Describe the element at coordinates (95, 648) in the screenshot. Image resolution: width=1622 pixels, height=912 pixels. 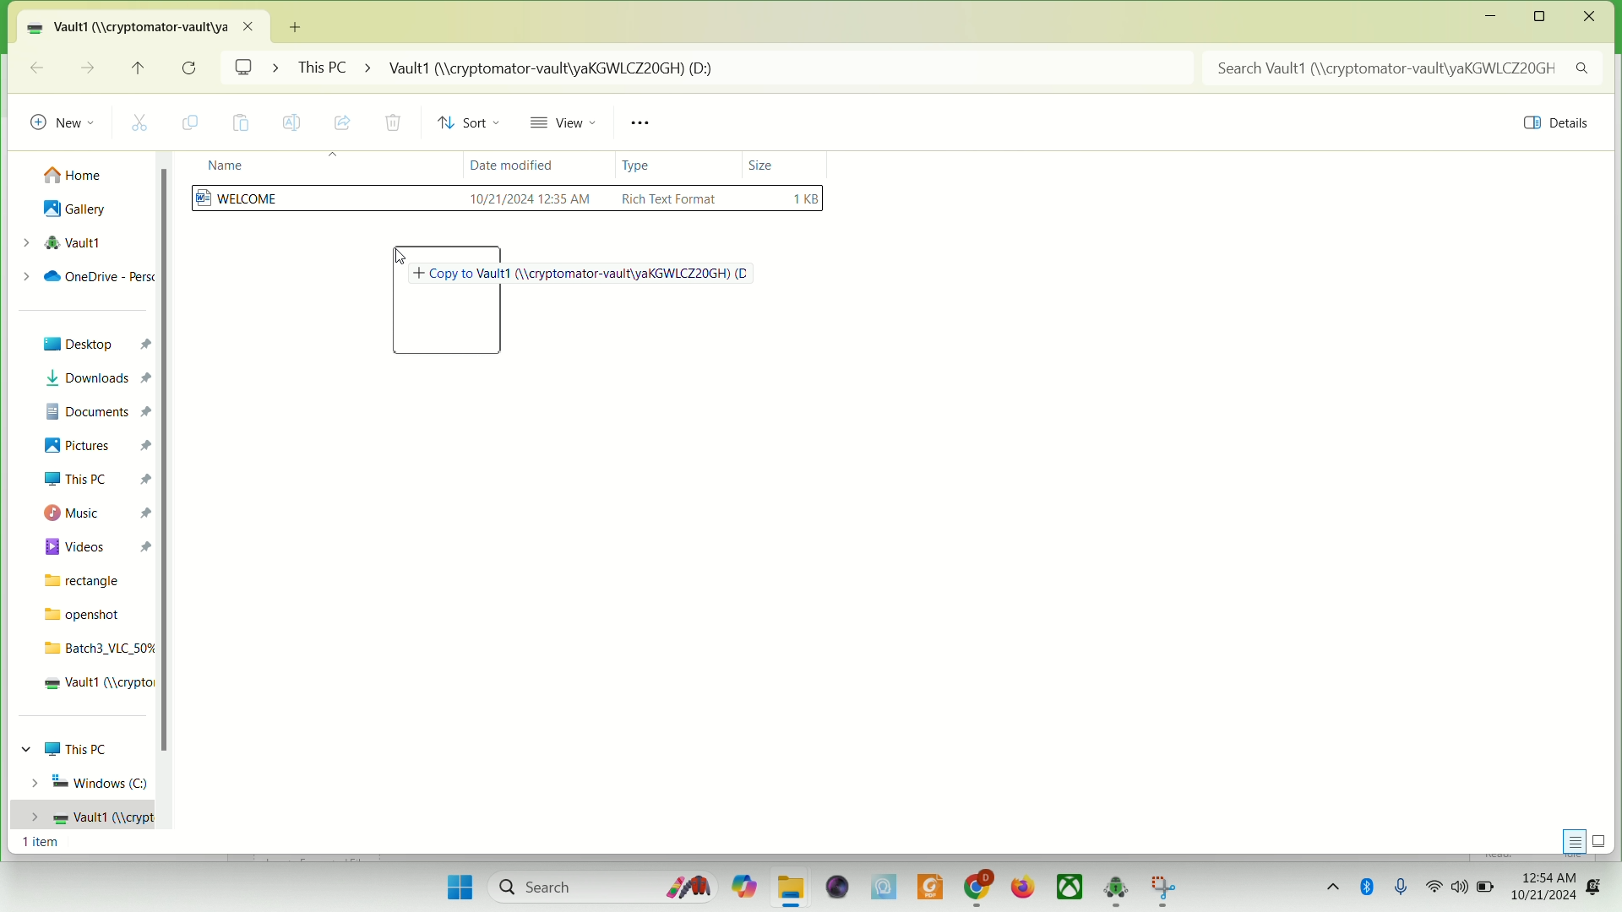
I see `batch3` at that location.